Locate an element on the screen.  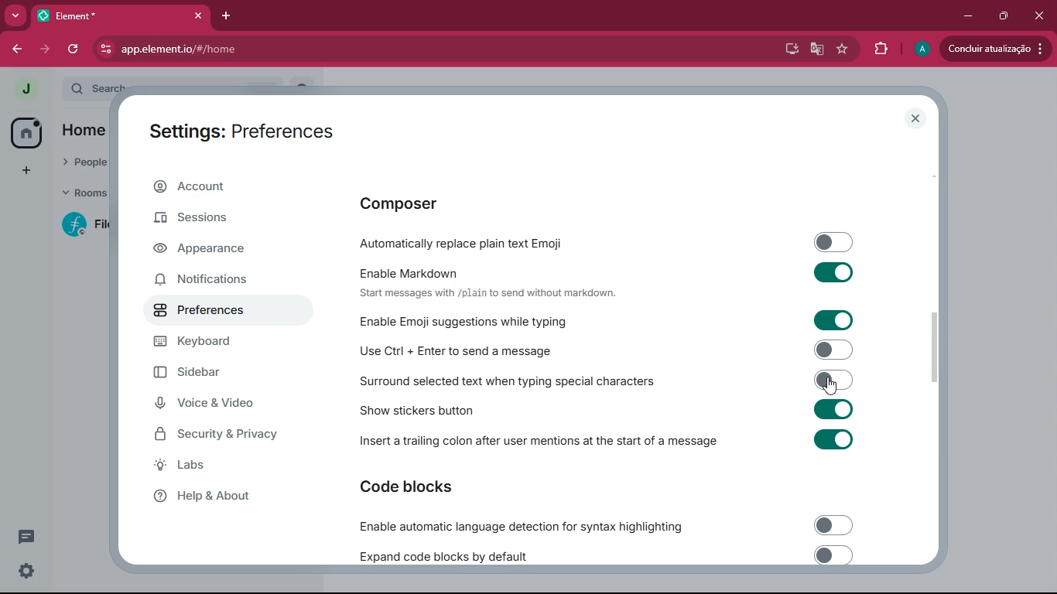
Settings: Preferences is located at coordinates (241, 128).